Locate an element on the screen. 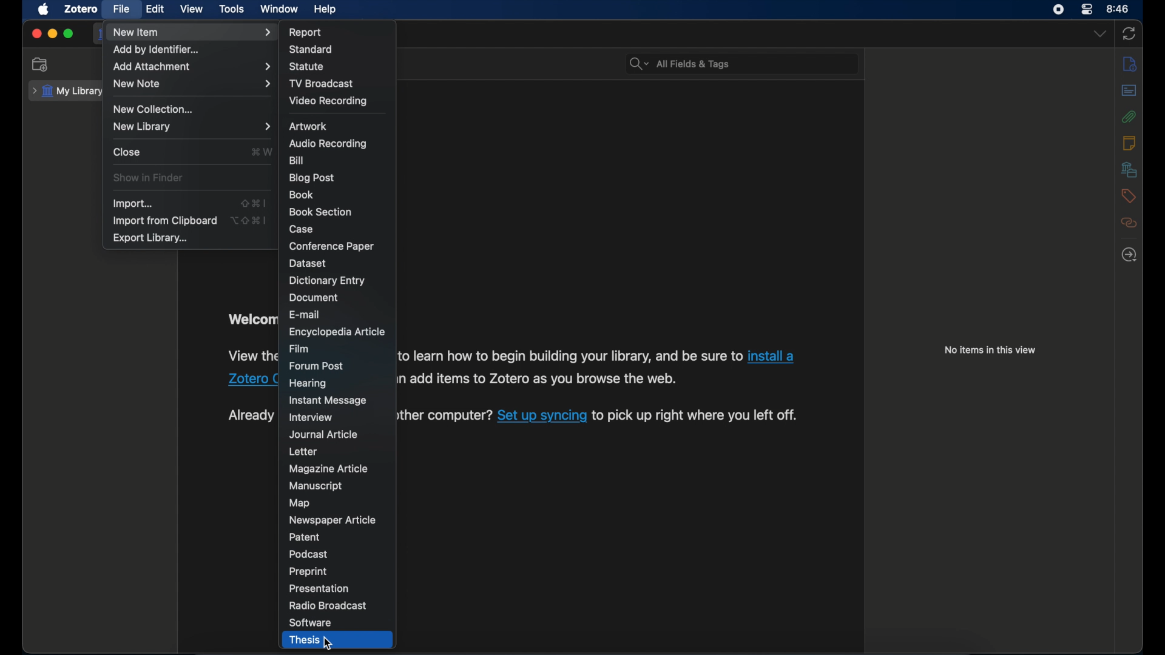 This screenshot has height=655, width=1165. thesis is located at coordinates (303, 640).